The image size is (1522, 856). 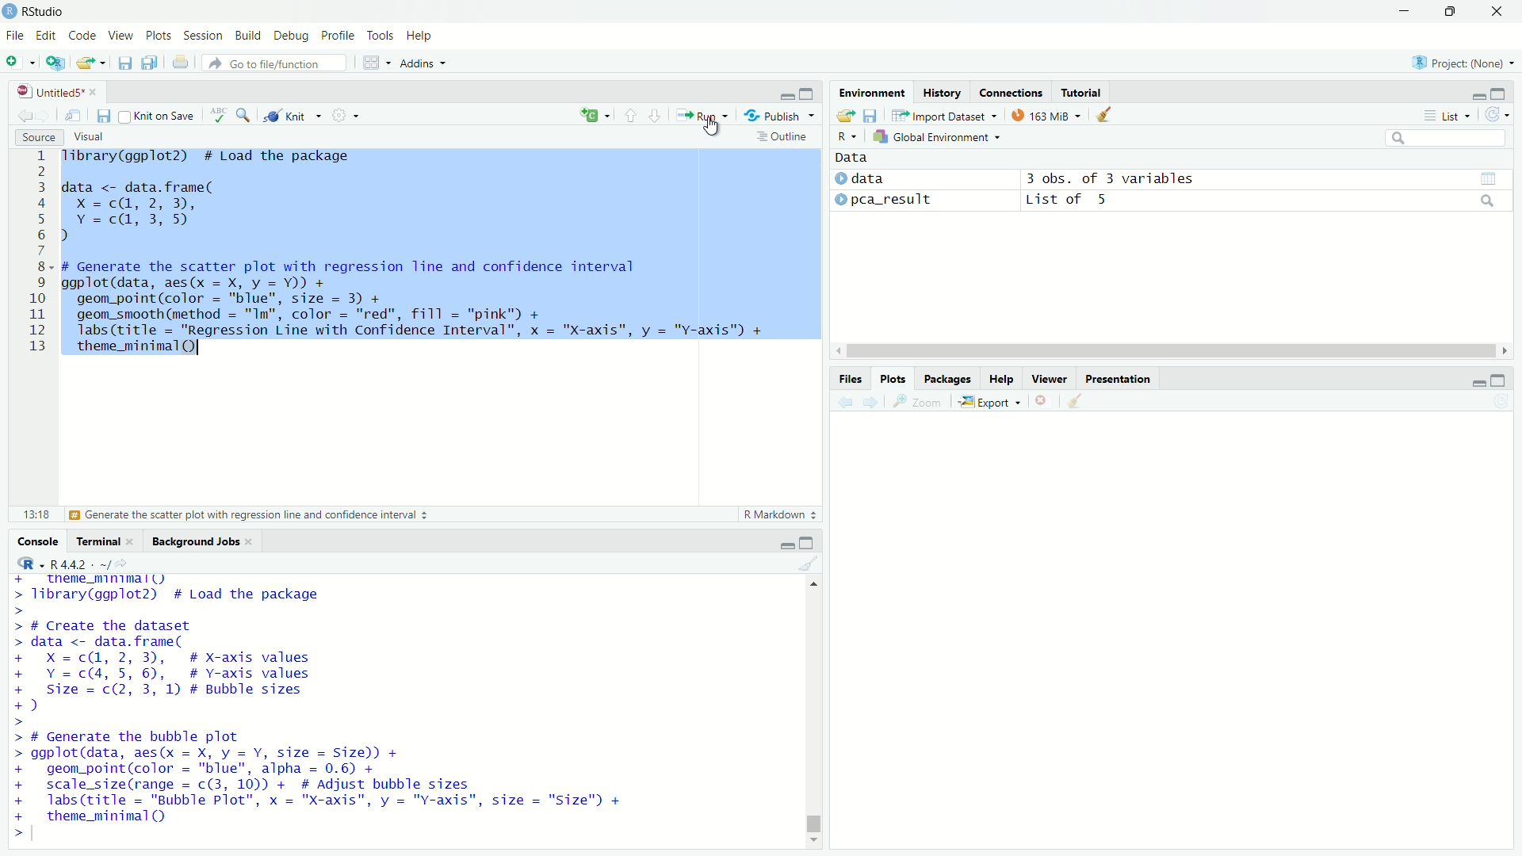 I want to click on Check spelling in the document, so click(x=217, y=115).